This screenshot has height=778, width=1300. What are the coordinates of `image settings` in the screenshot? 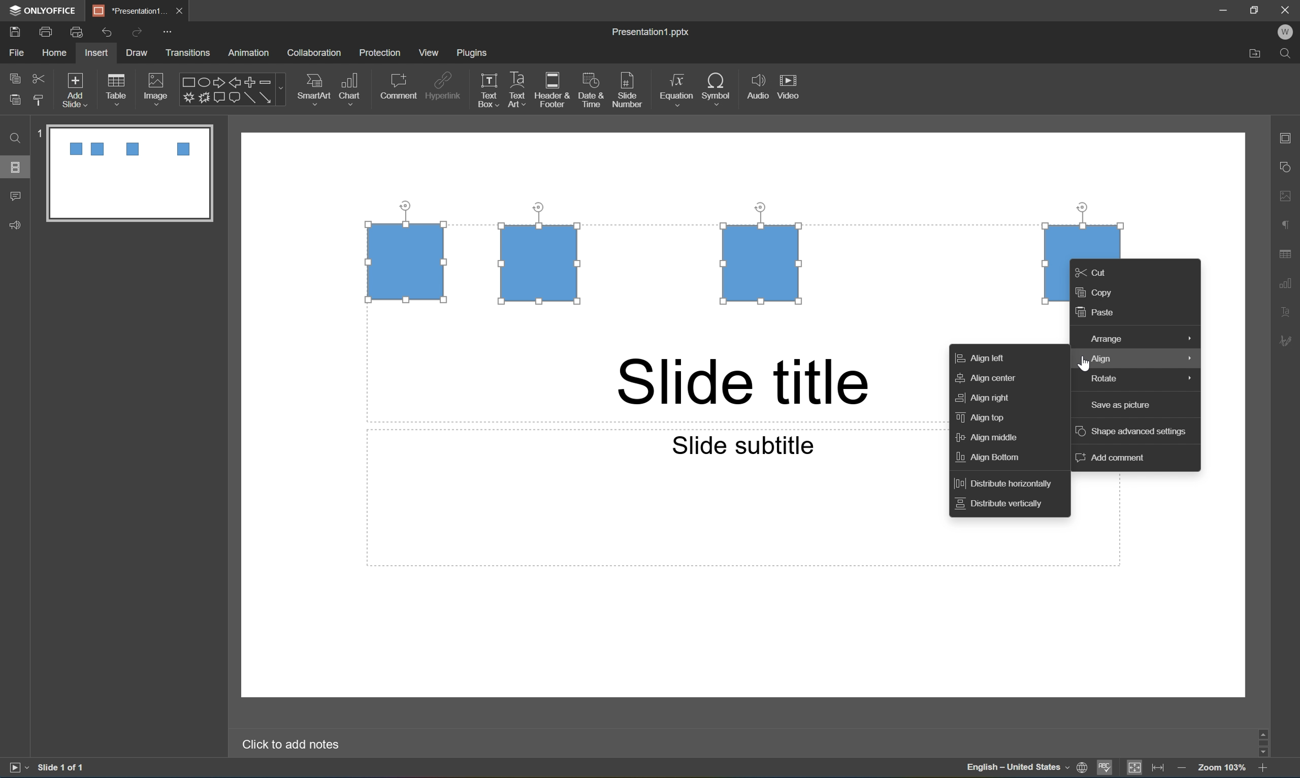 It's located at (1290, 198).